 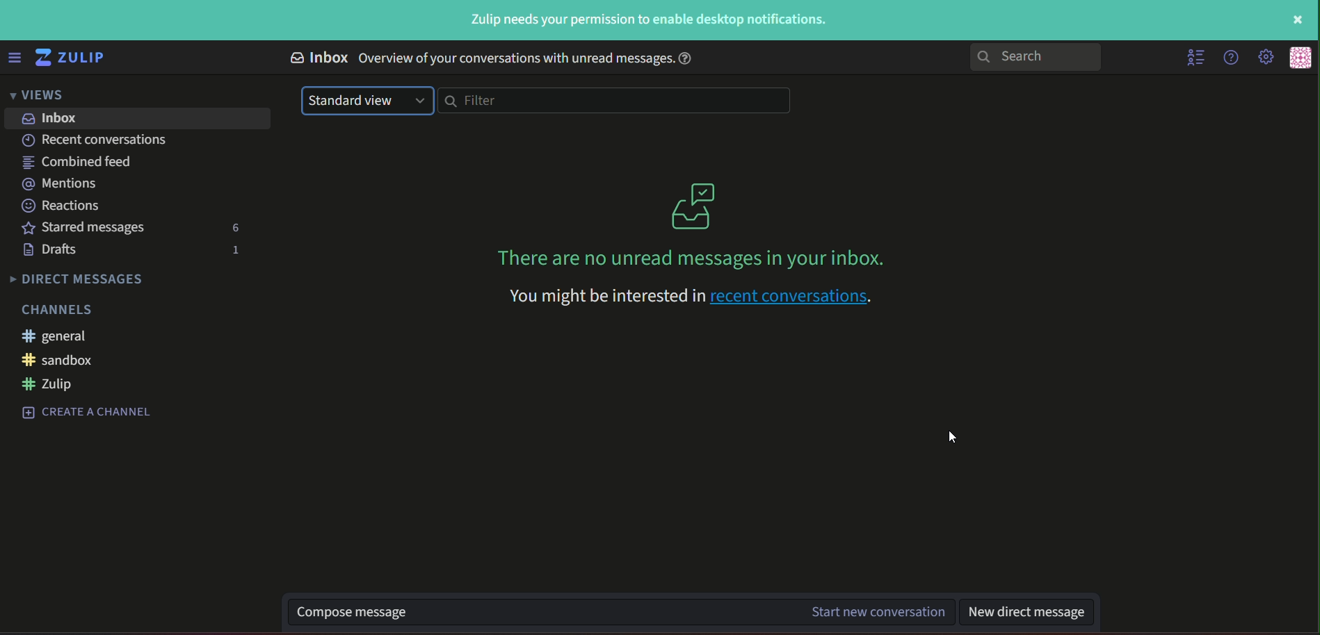 I want to click on number, so click(x=236, y=226).